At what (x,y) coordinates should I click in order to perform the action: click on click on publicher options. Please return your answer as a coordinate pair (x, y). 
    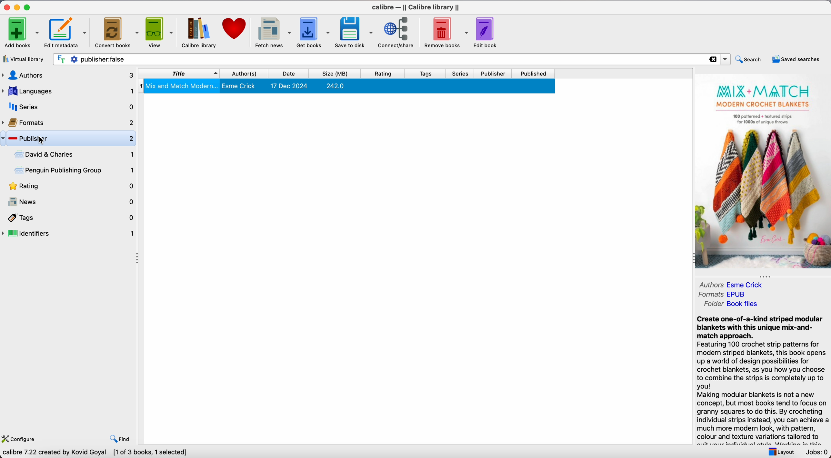
    Looking at the image, I should click on (74, 139).